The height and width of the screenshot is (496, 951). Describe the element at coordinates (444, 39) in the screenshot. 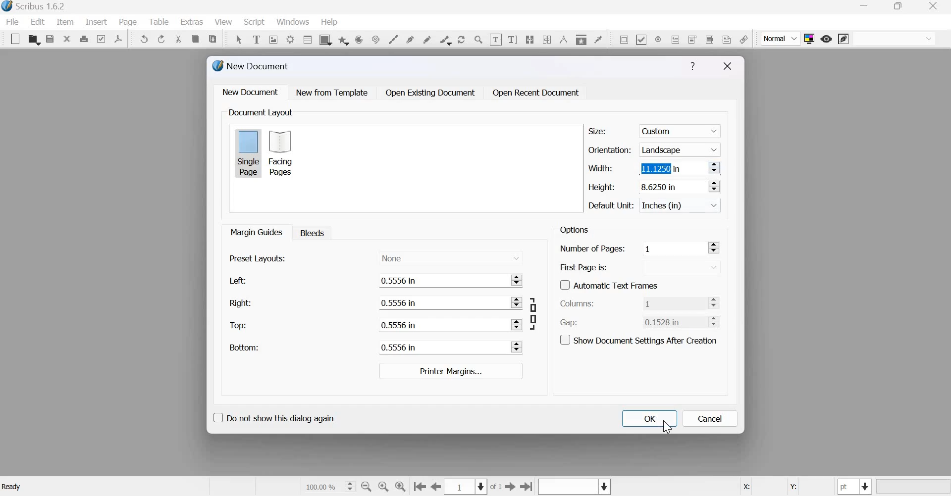

I see `calligraphic line` at that location.